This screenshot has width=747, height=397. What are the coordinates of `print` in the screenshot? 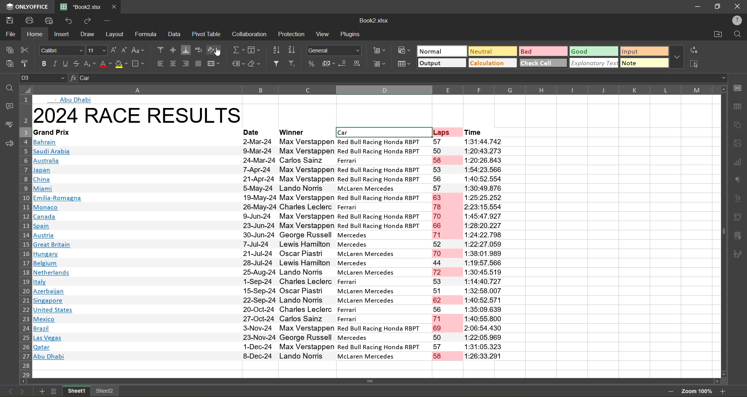 It's located at (30, 21).